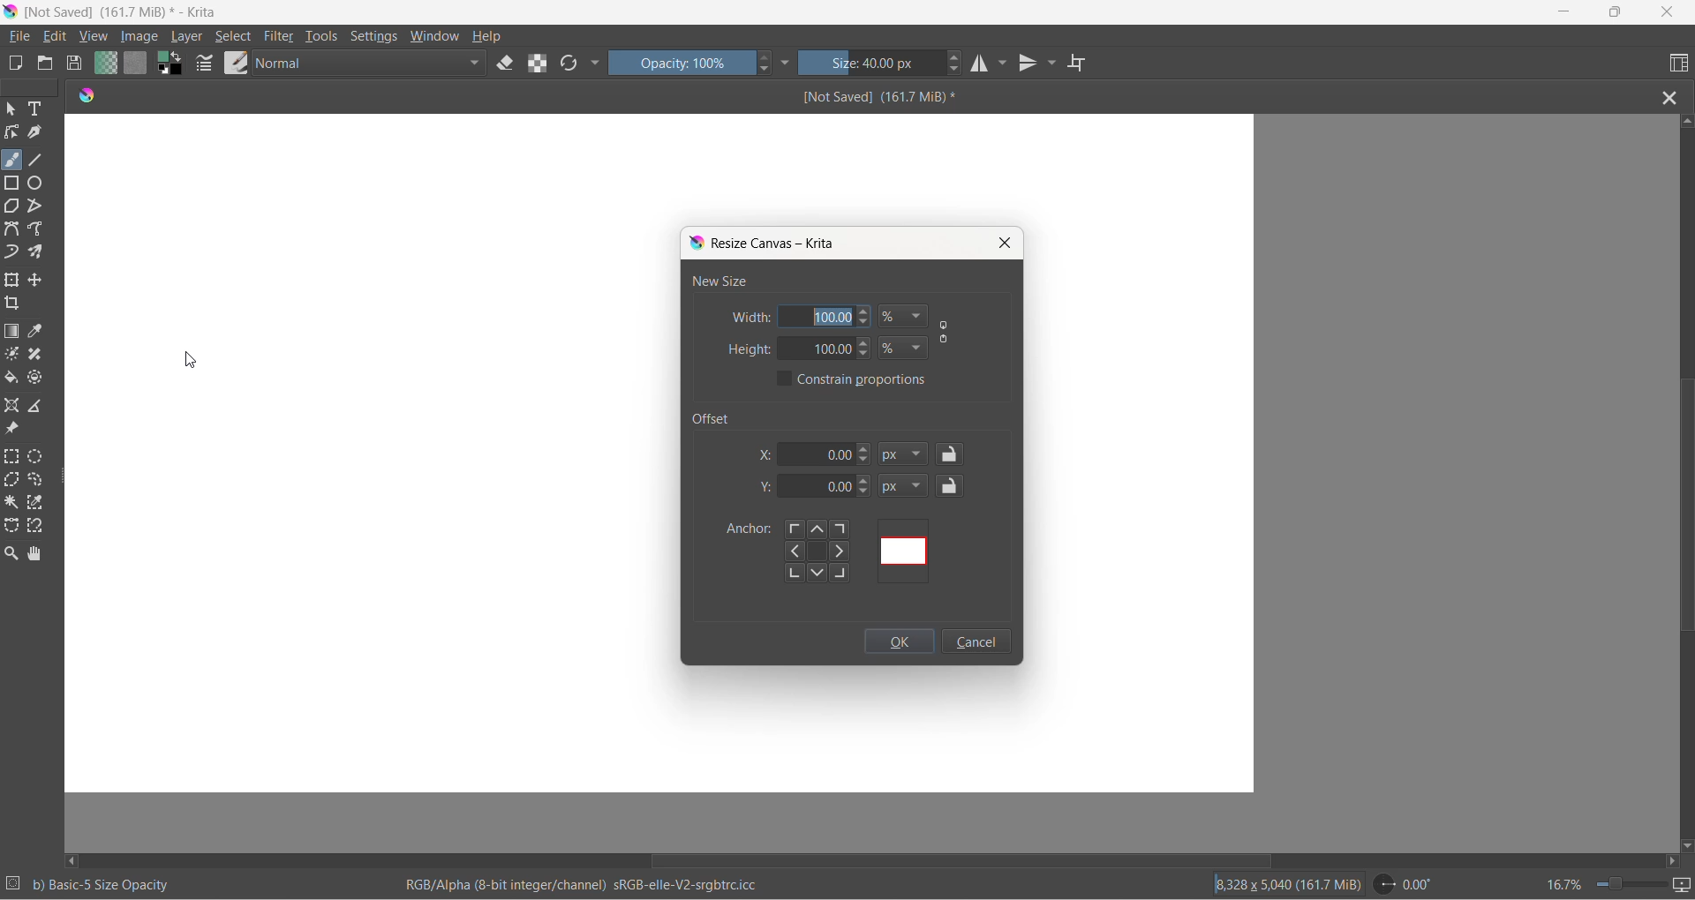  What do you see at coordinates (14, 333) in the screenshot?
I see `draw a gradient` at bounding box center [14, 333].